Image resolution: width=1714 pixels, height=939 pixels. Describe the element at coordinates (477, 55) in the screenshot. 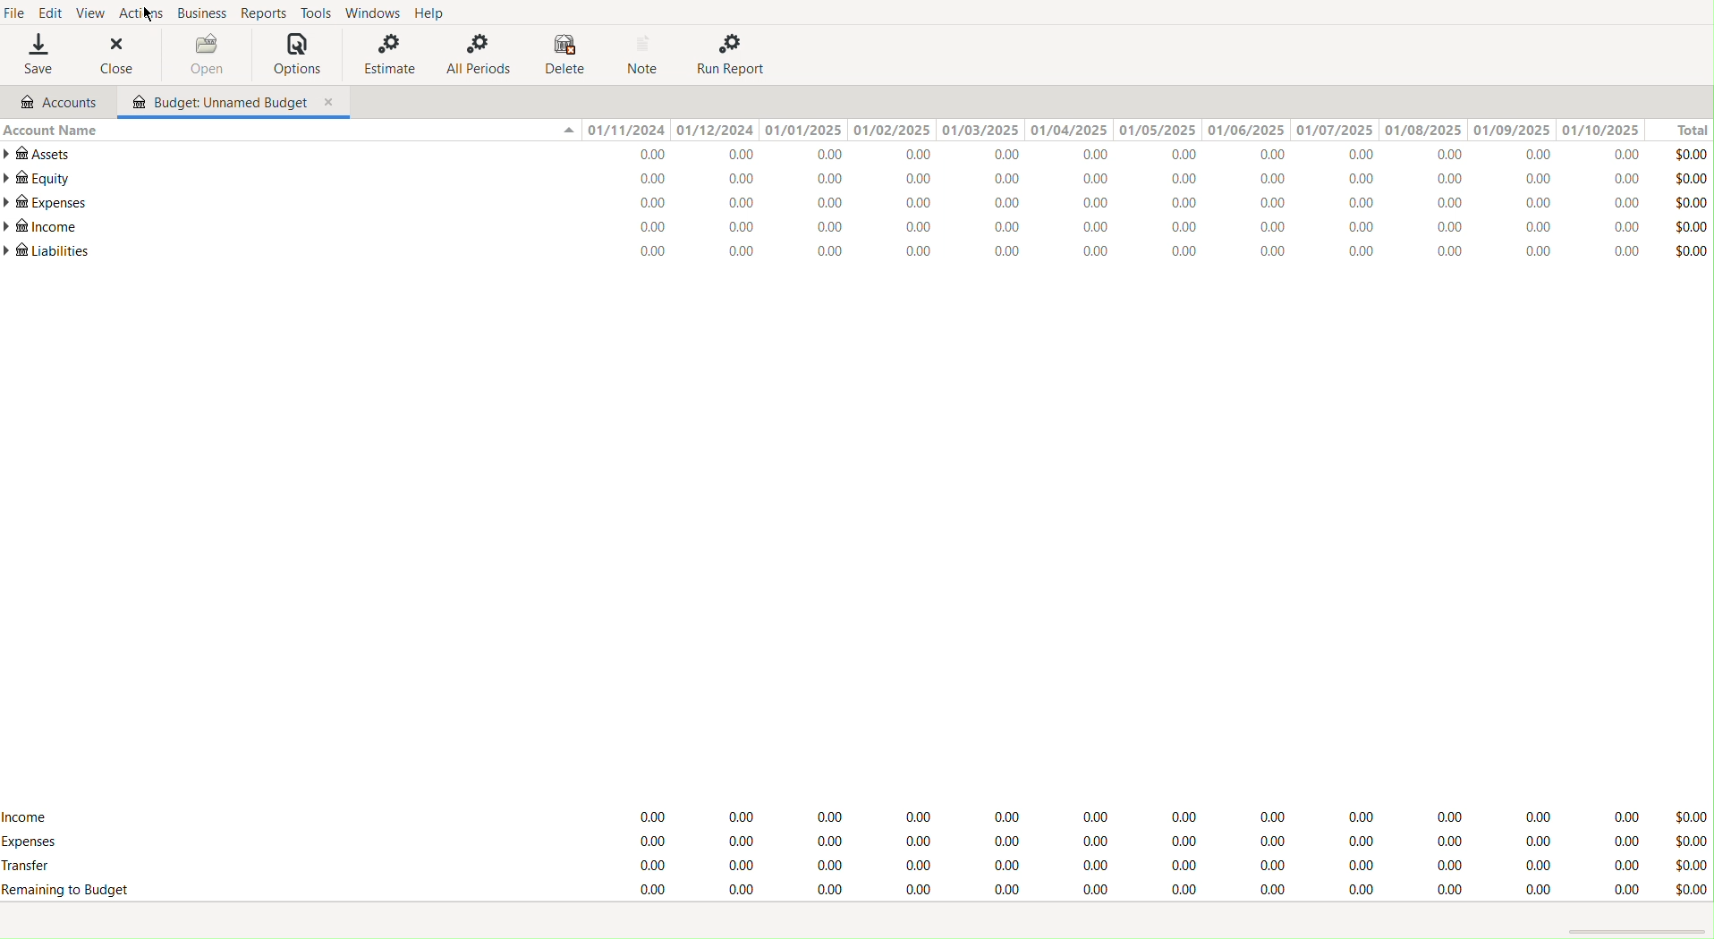

I see `All Periods` at that location.